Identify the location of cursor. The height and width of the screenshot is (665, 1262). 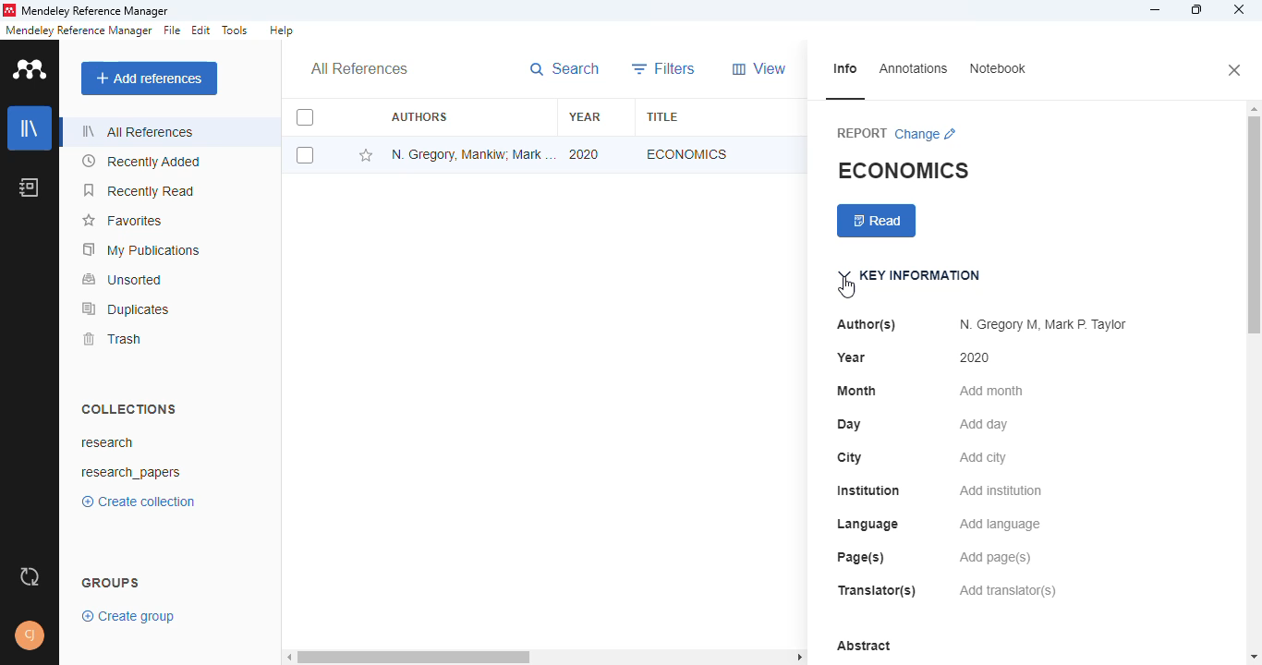
(846, 289).